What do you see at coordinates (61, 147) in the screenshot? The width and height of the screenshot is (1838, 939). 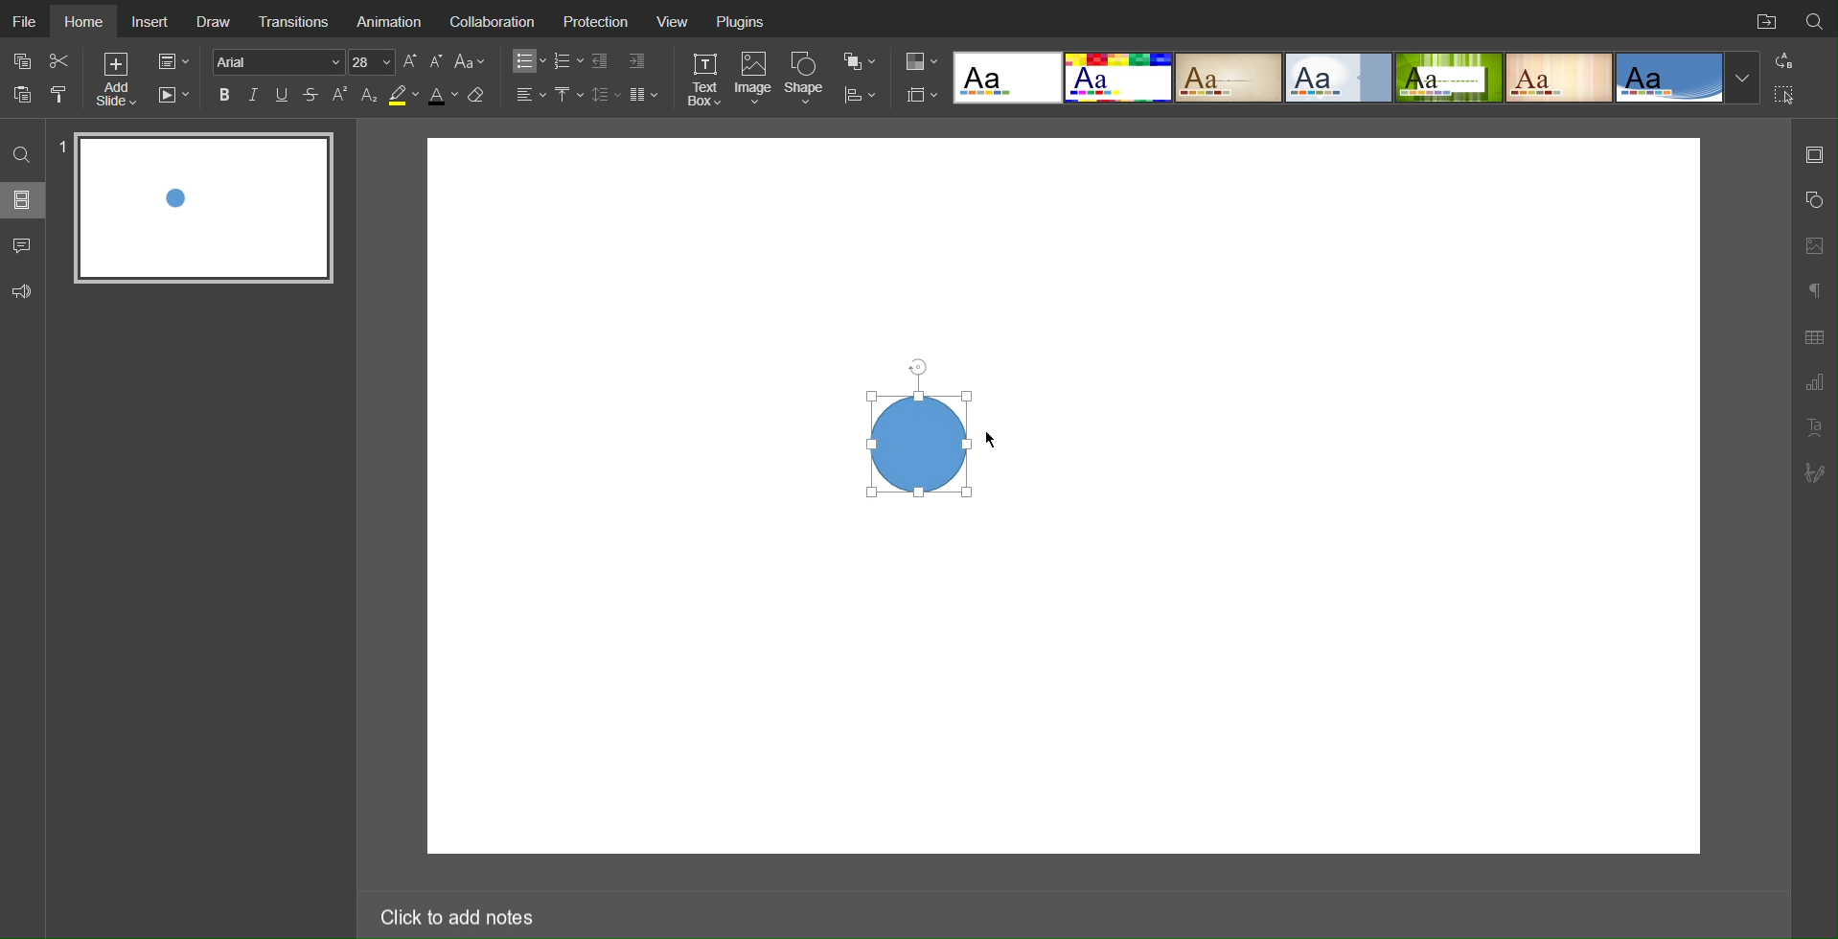 I see `slide number` at bounding box center [61, 147].